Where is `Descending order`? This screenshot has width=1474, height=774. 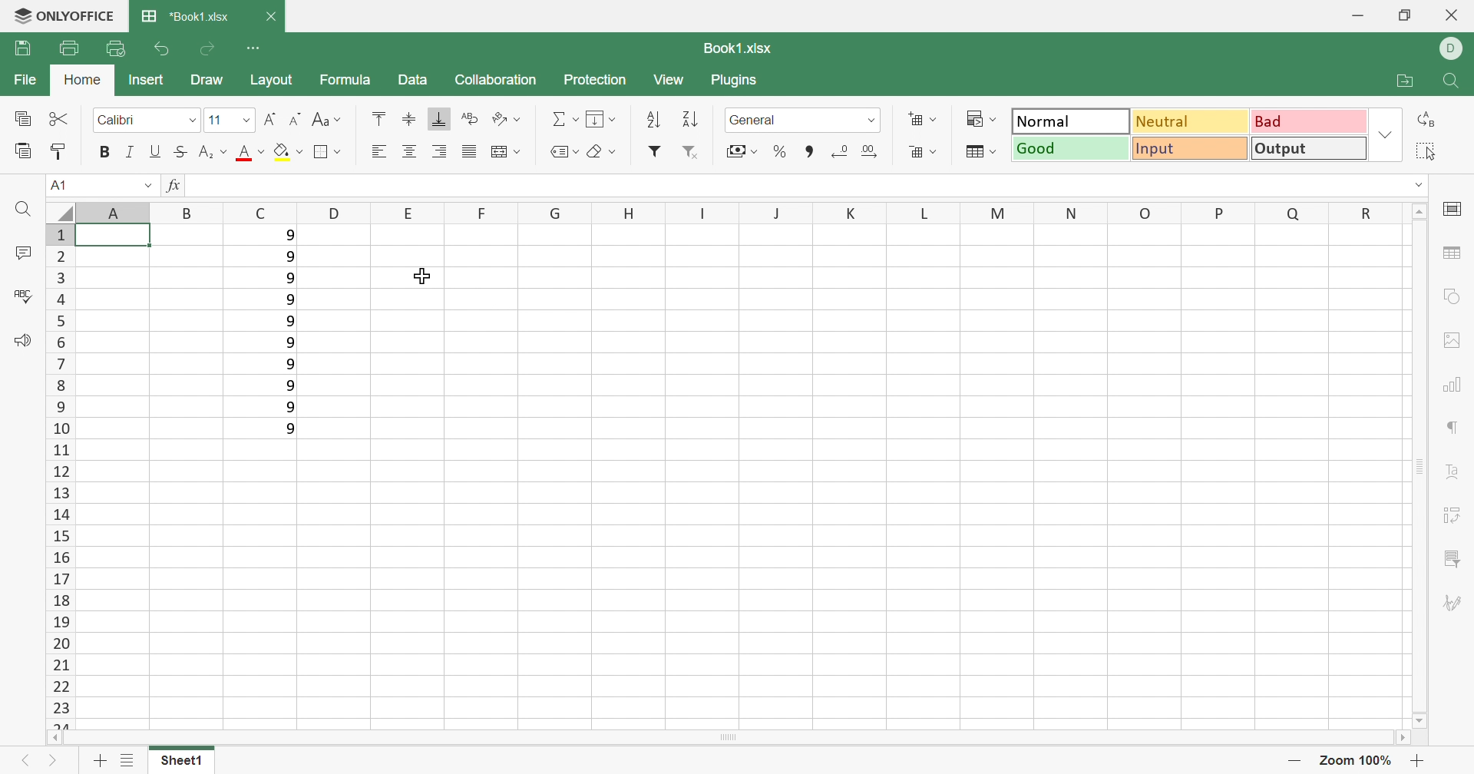
Descending order is located at coordinates (692, 117).